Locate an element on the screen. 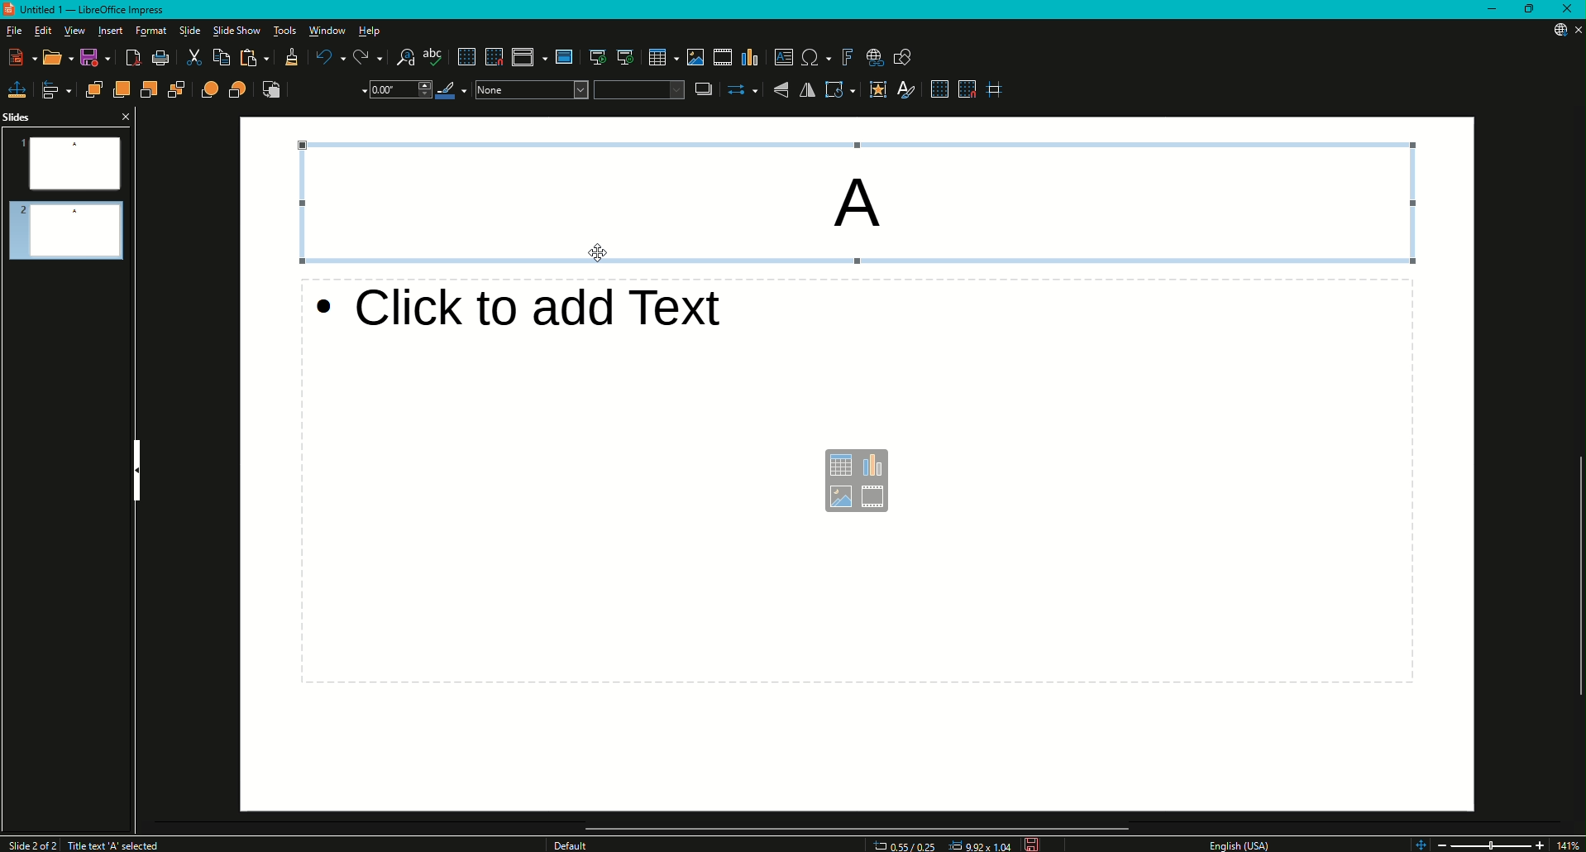 The height and width of the screenshot is (852, 1586). Window is located at coordinates (328, 30).